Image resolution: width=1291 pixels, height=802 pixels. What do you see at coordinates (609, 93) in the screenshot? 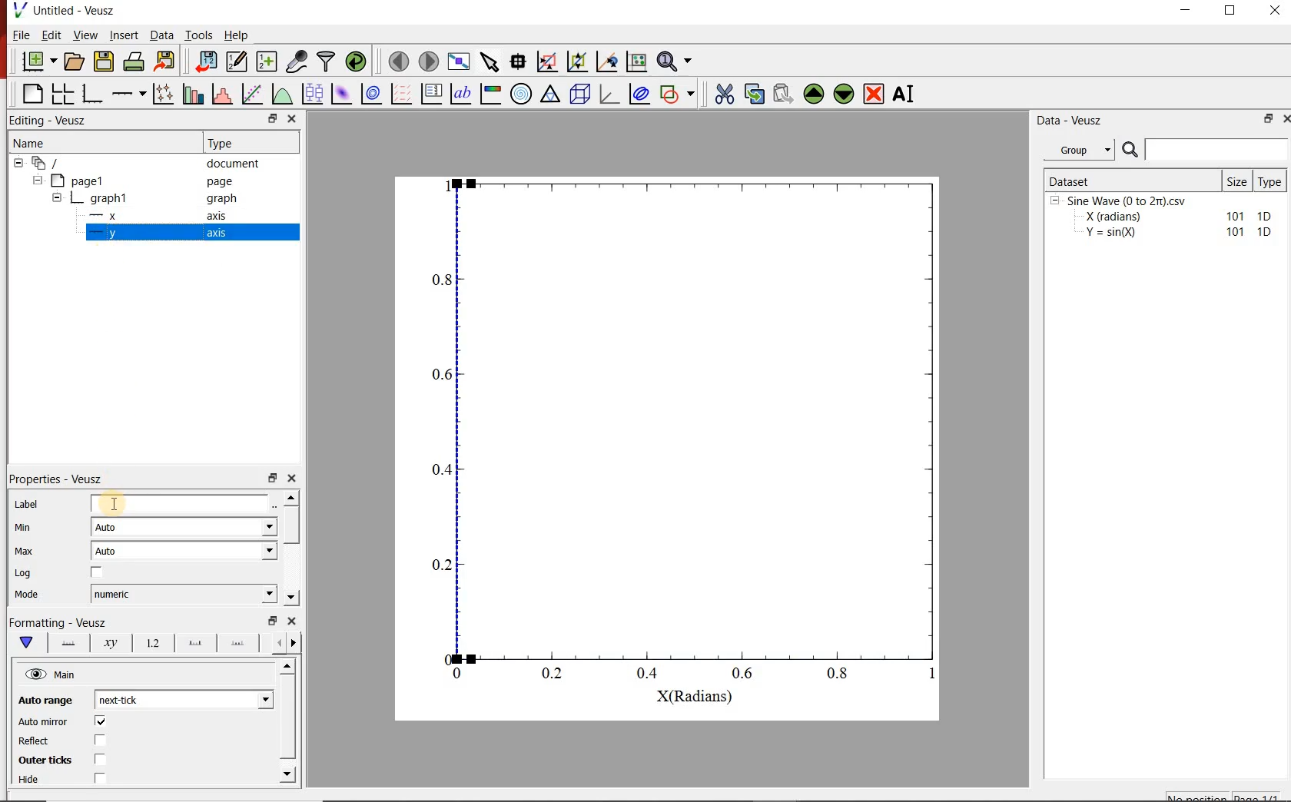
I see `3d graph` at bounding box center [609, 93].